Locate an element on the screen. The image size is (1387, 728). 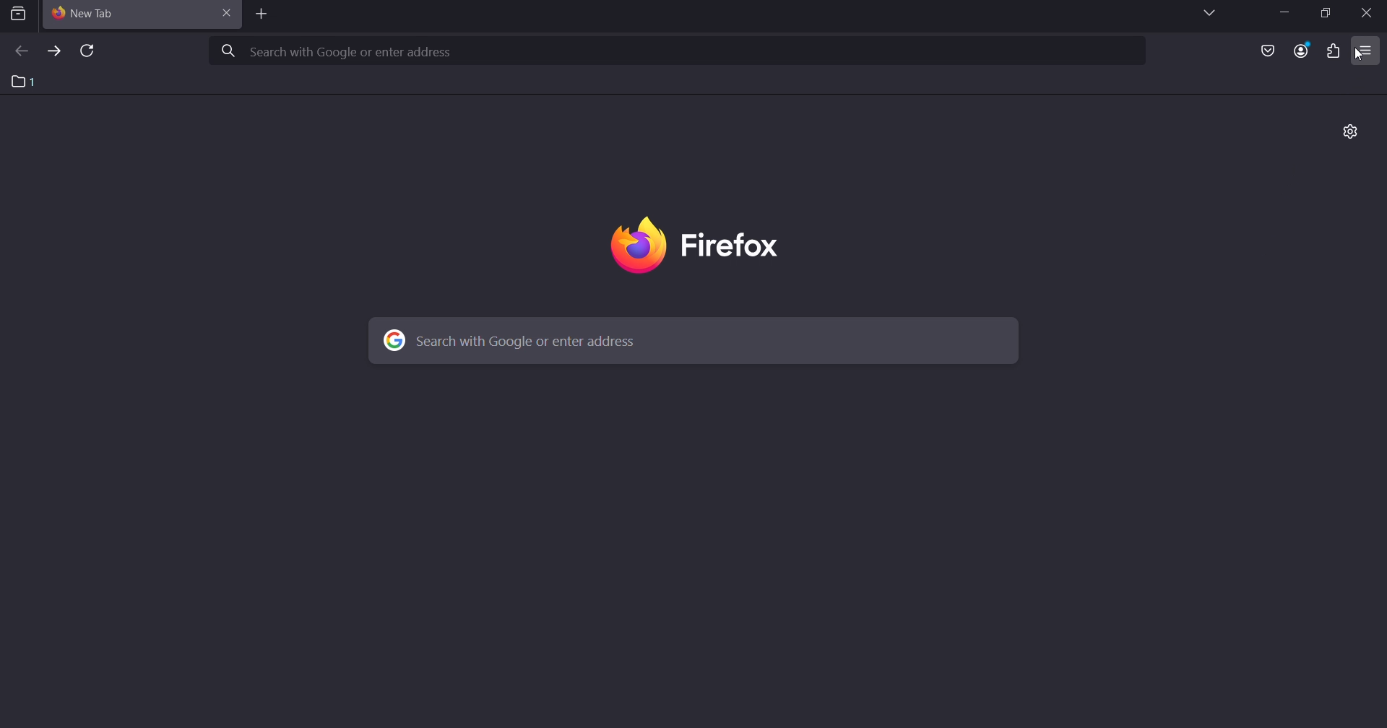
reload page is located at coordinates (86, 53).